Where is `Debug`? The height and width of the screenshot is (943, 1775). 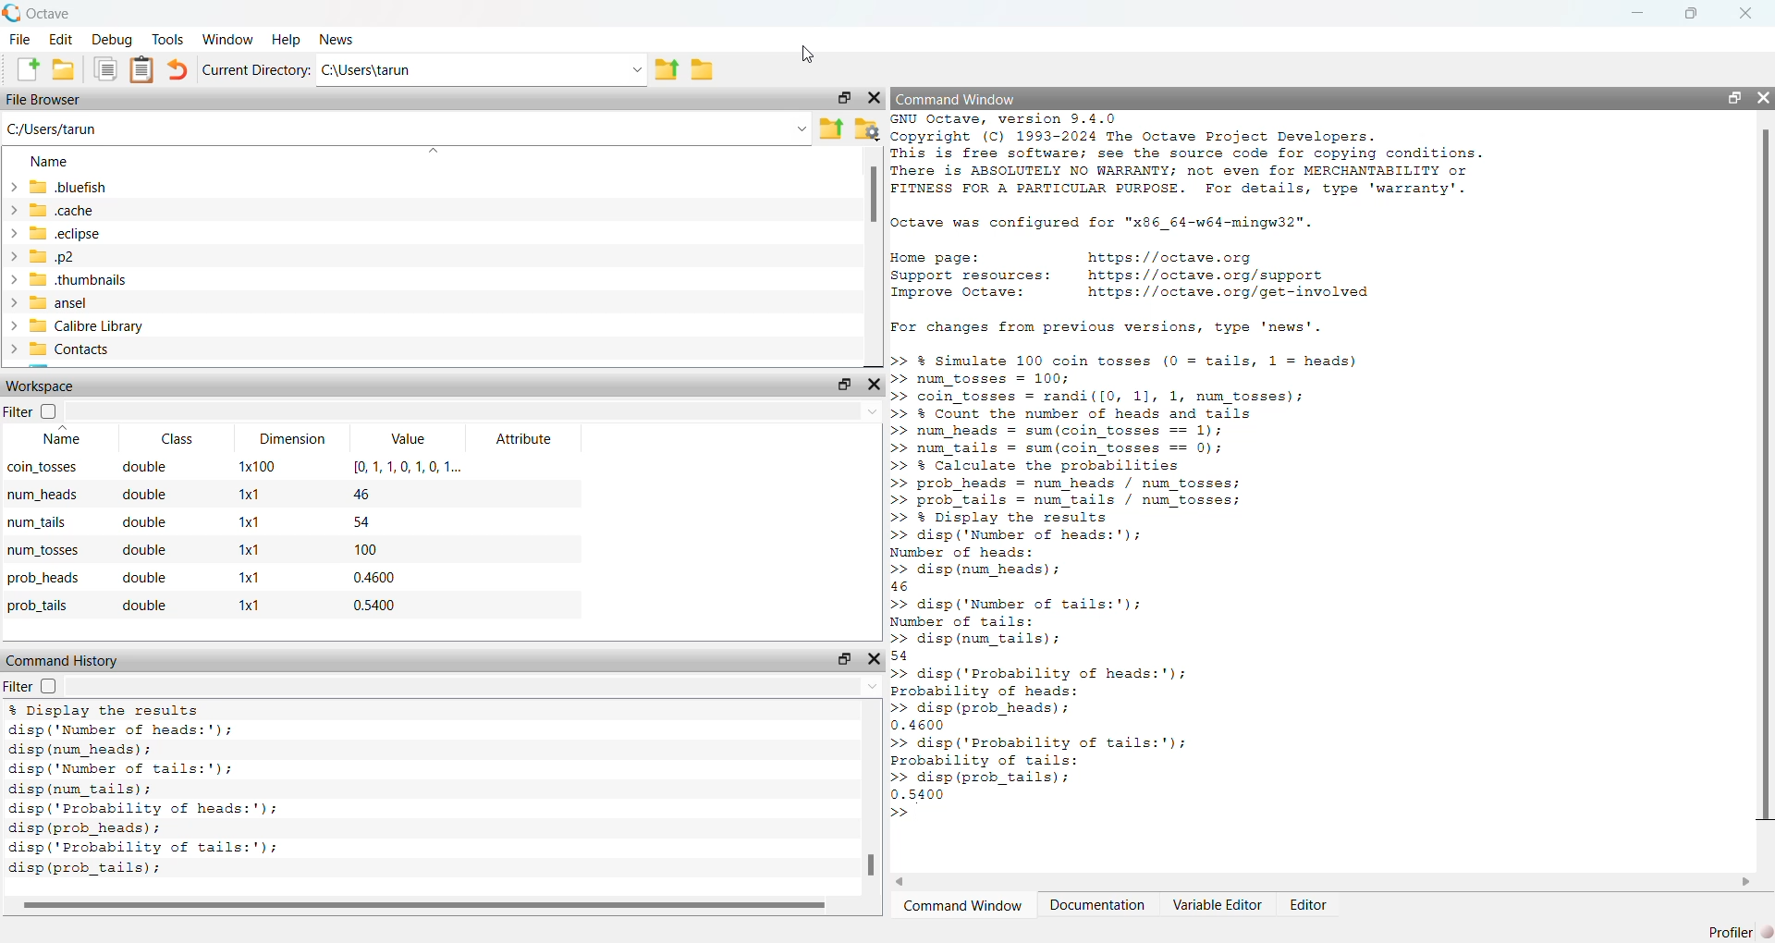 Debug is located at coordinates (114, 40).